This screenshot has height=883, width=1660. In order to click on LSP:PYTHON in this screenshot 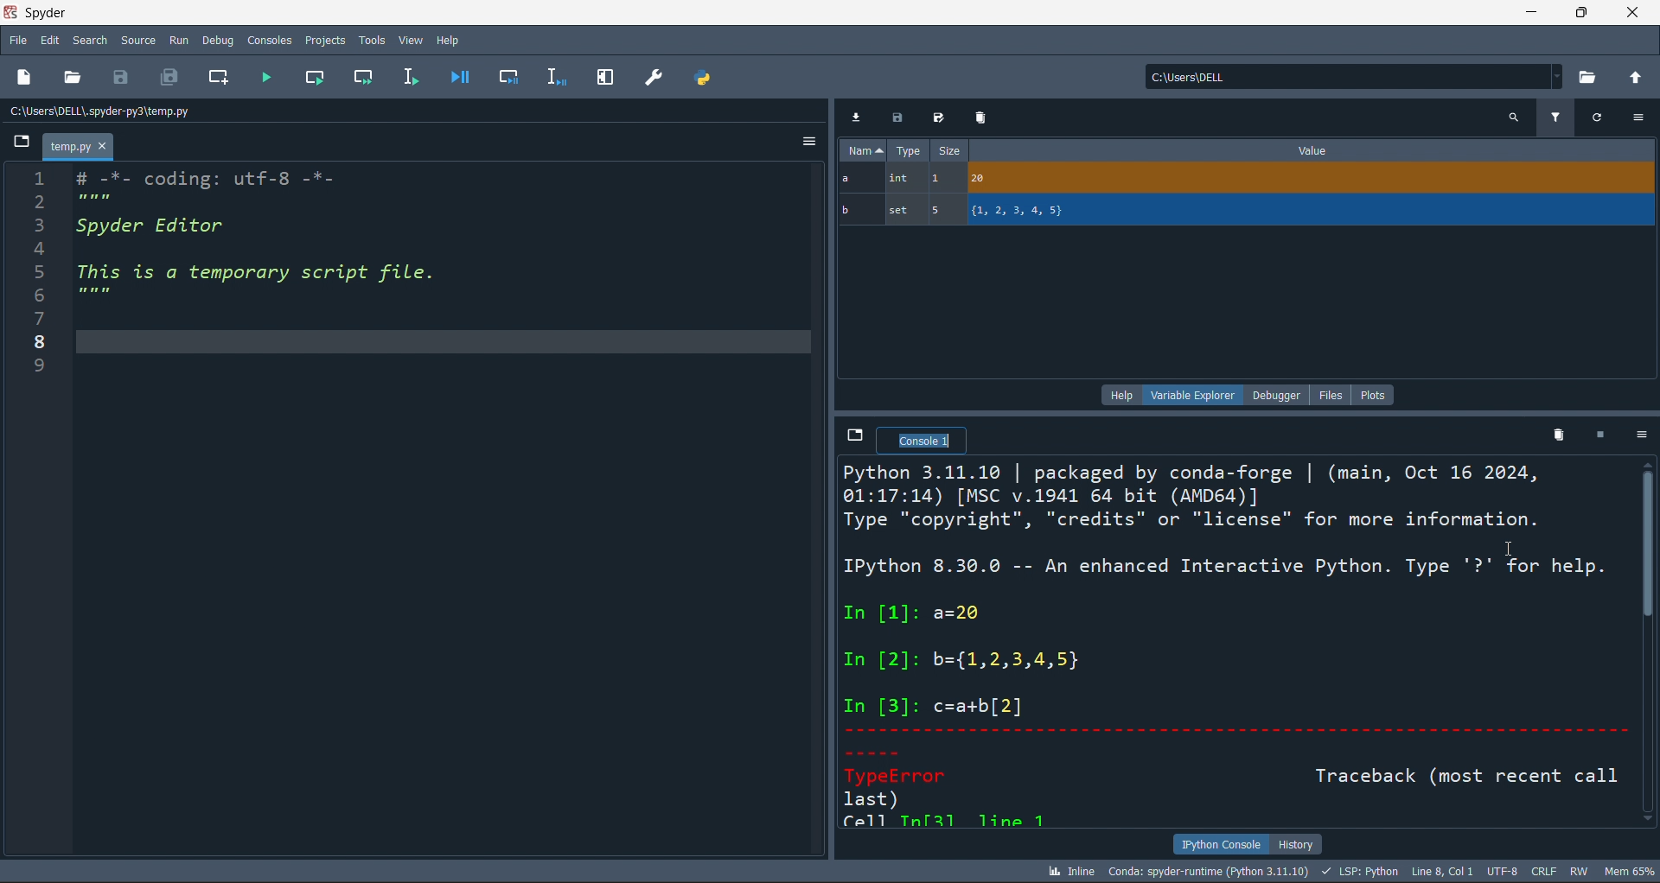, I will do `click(1357, 872)`.